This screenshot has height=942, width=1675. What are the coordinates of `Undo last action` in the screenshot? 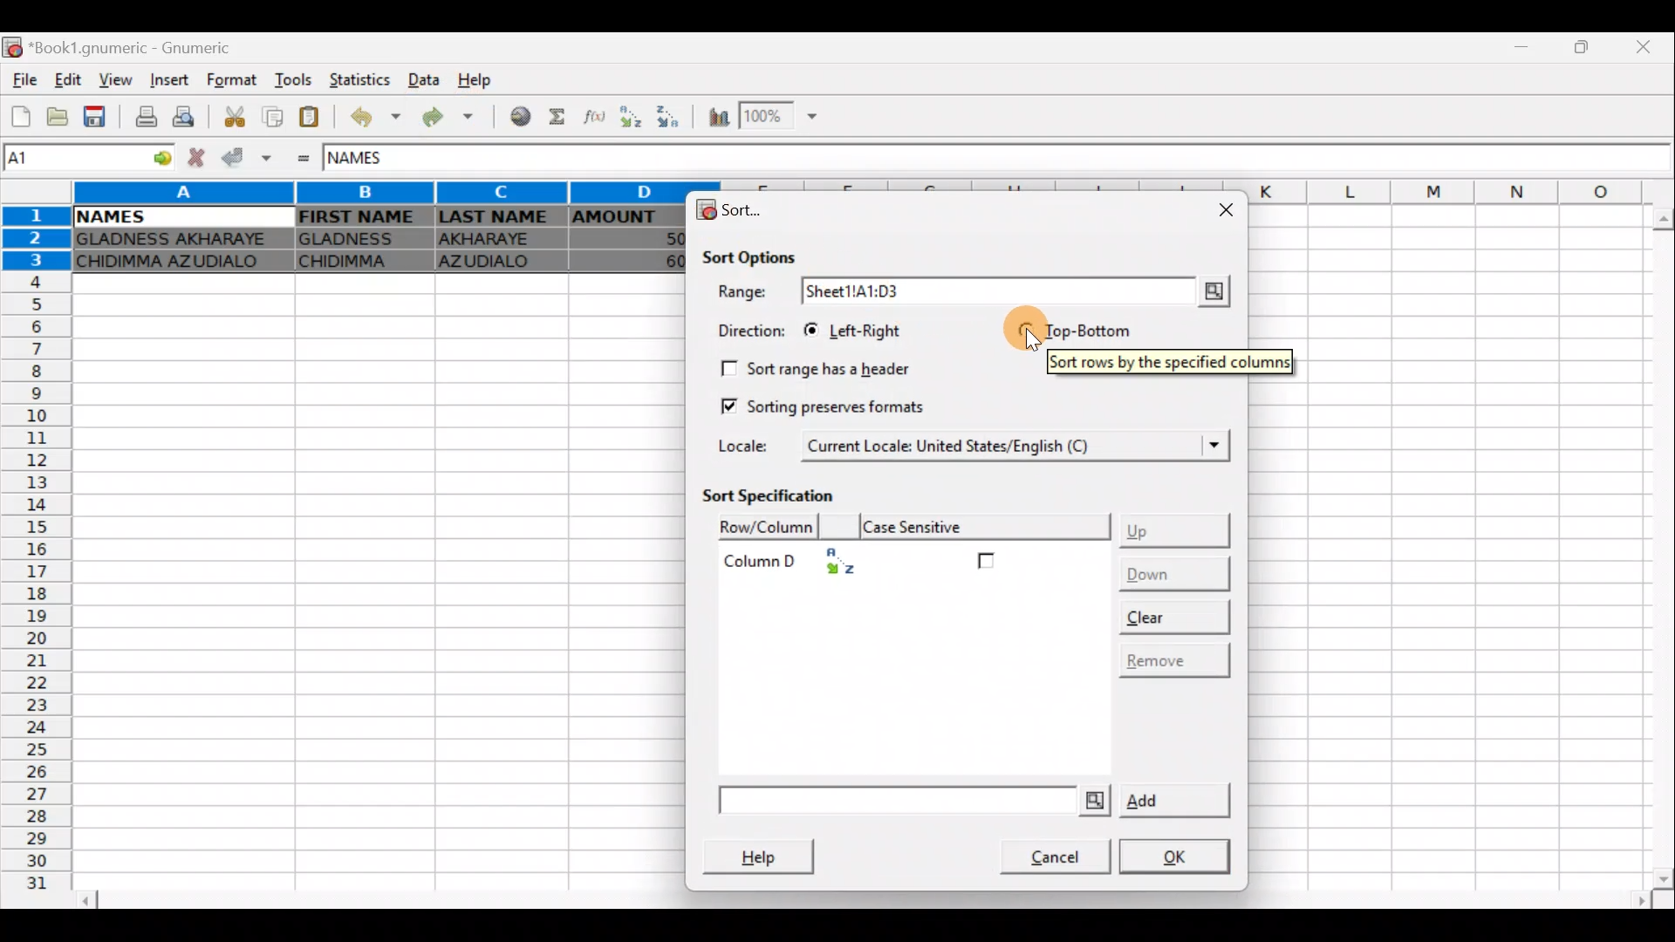 It's located at (378, 117).